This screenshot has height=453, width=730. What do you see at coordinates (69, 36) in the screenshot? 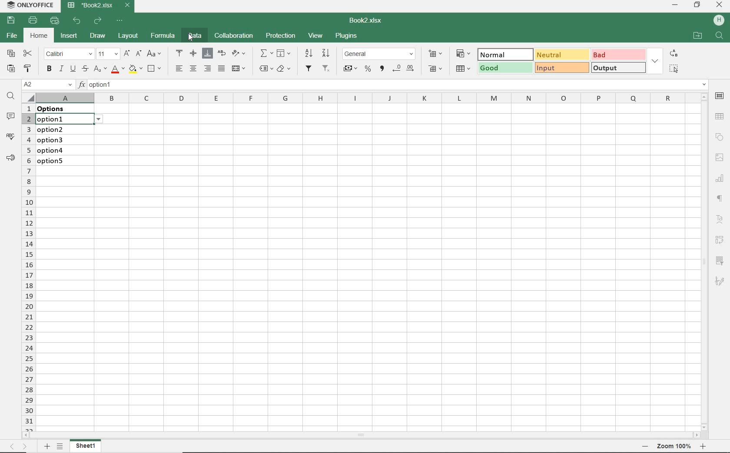
I see `INSERT` at bounding box center [69, 36].